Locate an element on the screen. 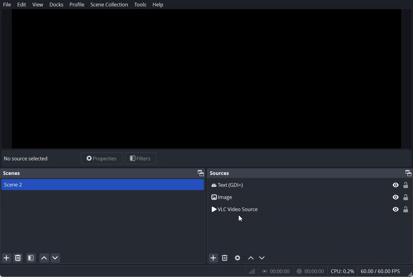  VLC Video Source is located at coordinates (310, 209).